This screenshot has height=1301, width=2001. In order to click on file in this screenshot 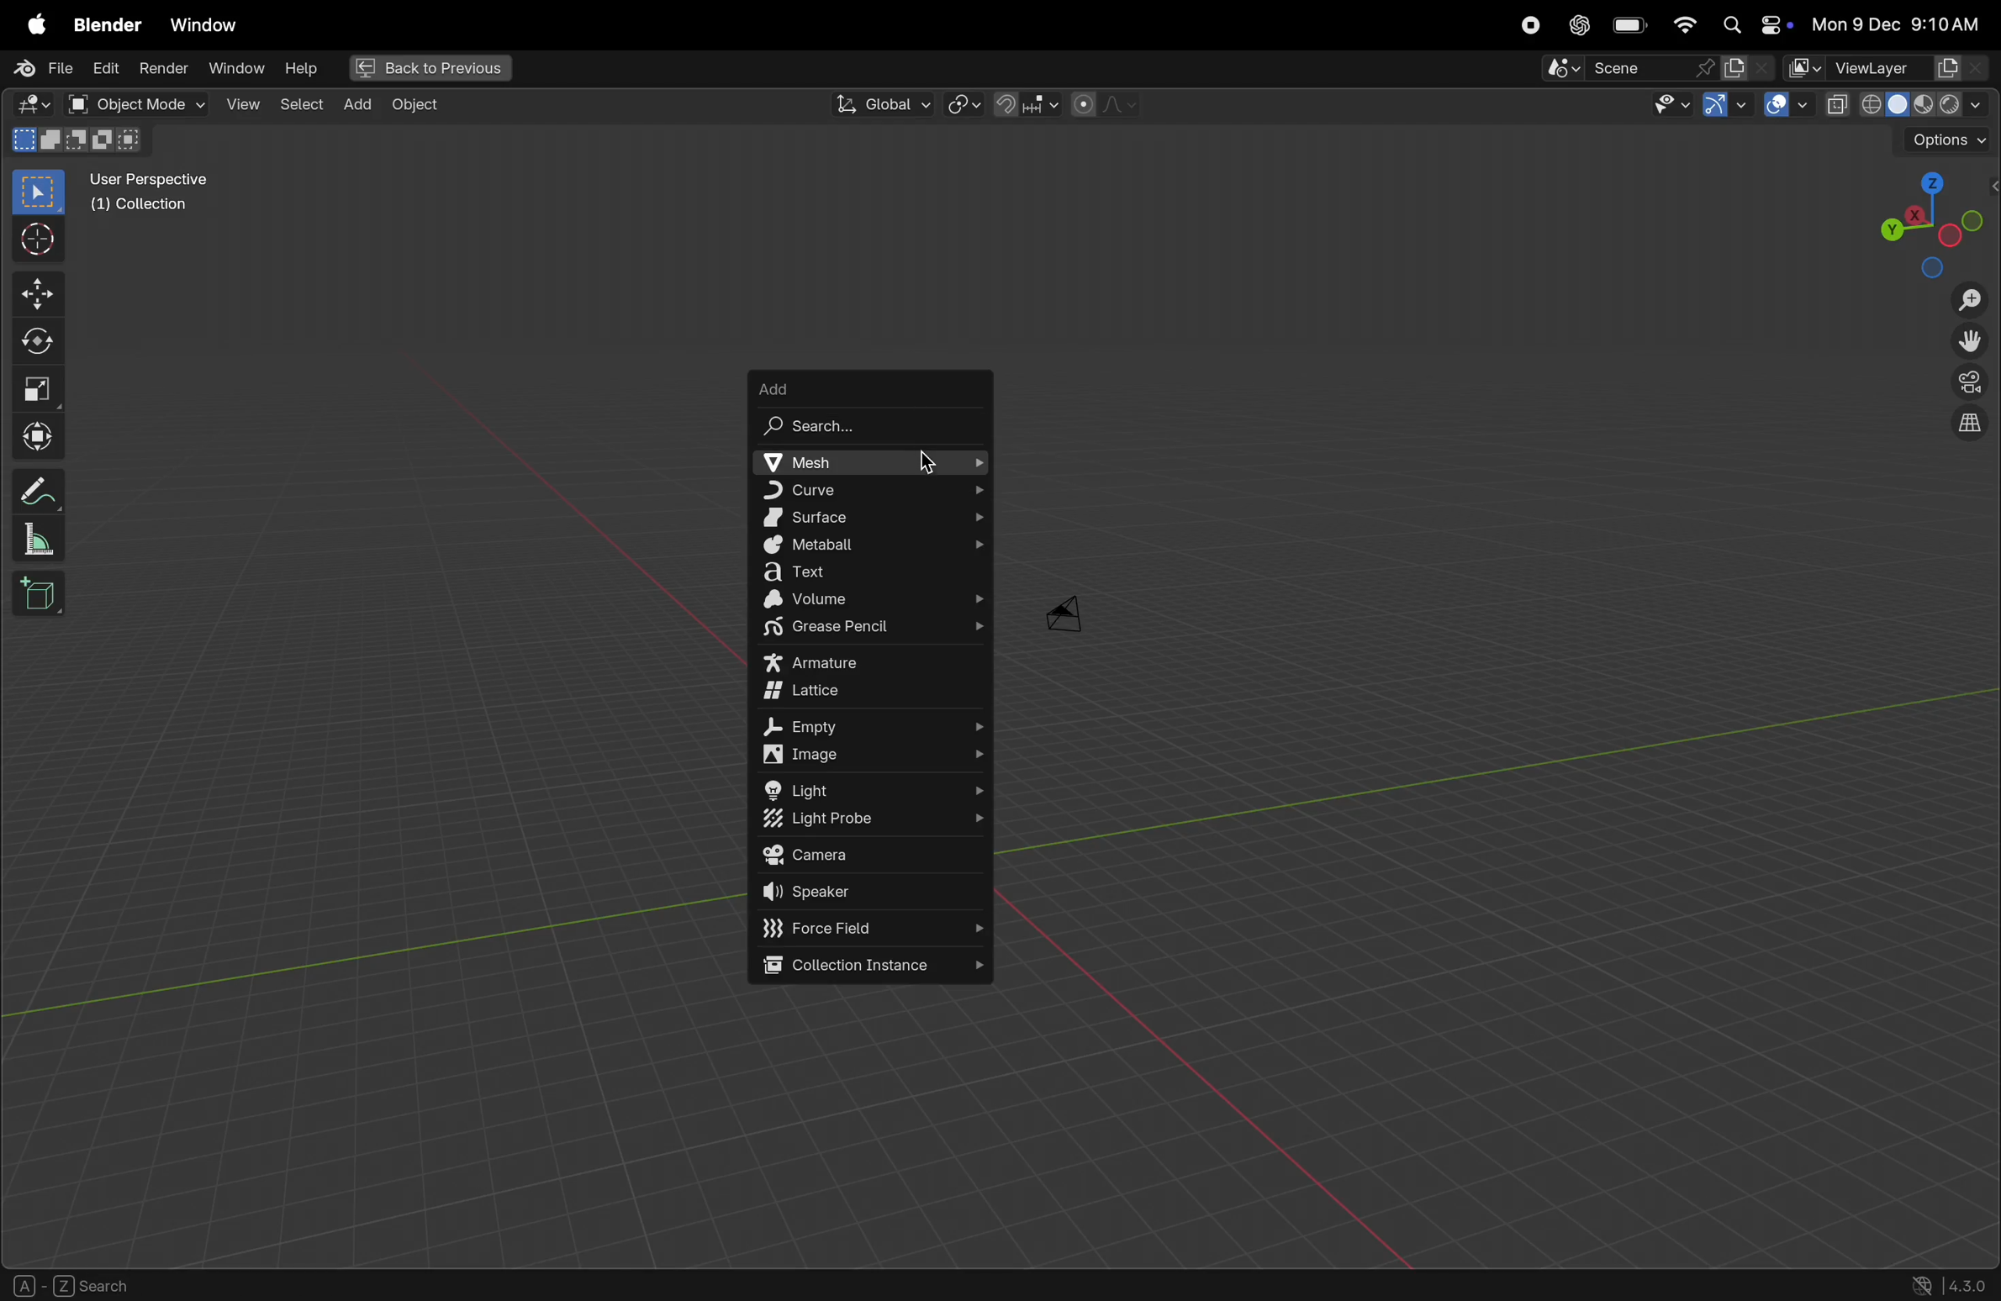, I will do `click(40, 69)`.